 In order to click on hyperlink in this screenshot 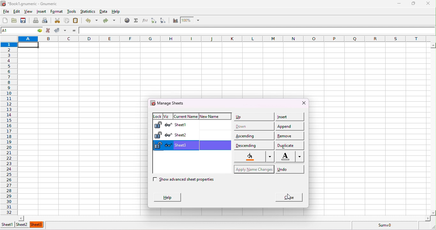, I will do `click(126, 21)`.